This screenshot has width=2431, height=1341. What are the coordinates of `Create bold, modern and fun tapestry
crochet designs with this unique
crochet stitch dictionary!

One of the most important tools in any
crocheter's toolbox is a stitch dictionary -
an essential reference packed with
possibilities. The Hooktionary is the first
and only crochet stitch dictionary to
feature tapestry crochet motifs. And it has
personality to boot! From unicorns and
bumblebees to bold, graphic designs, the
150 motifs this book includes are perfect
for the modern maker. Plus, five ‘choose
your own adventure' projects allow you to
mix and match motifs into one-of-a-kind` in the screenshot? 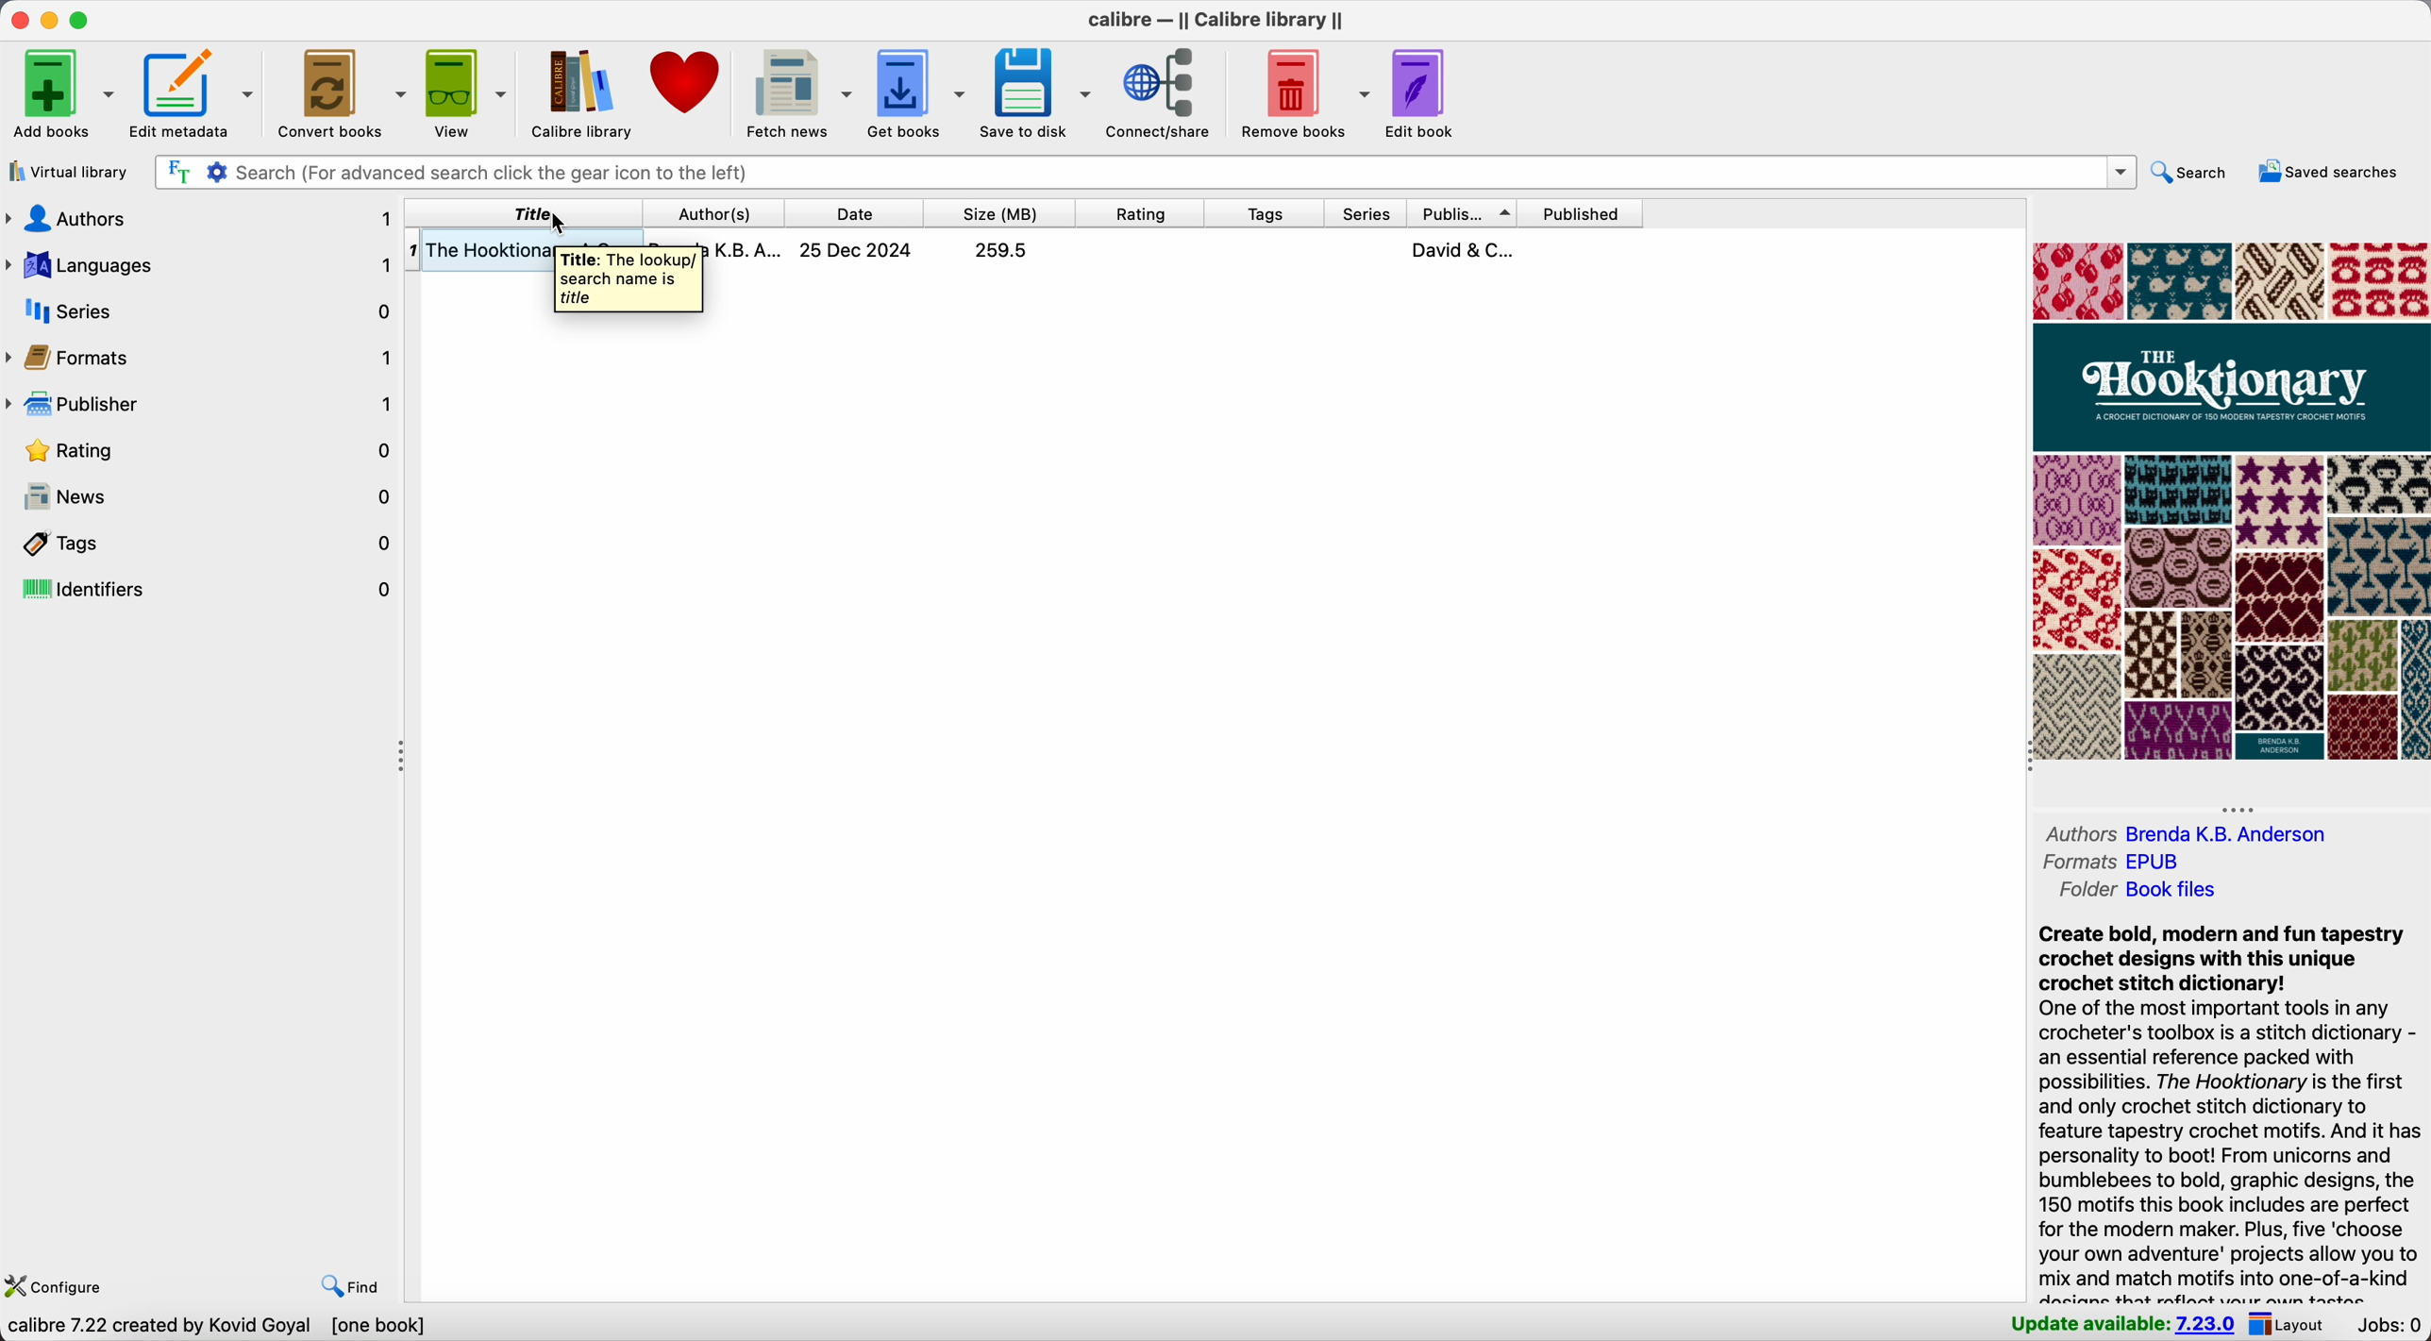 It's located at (2229, 1107).